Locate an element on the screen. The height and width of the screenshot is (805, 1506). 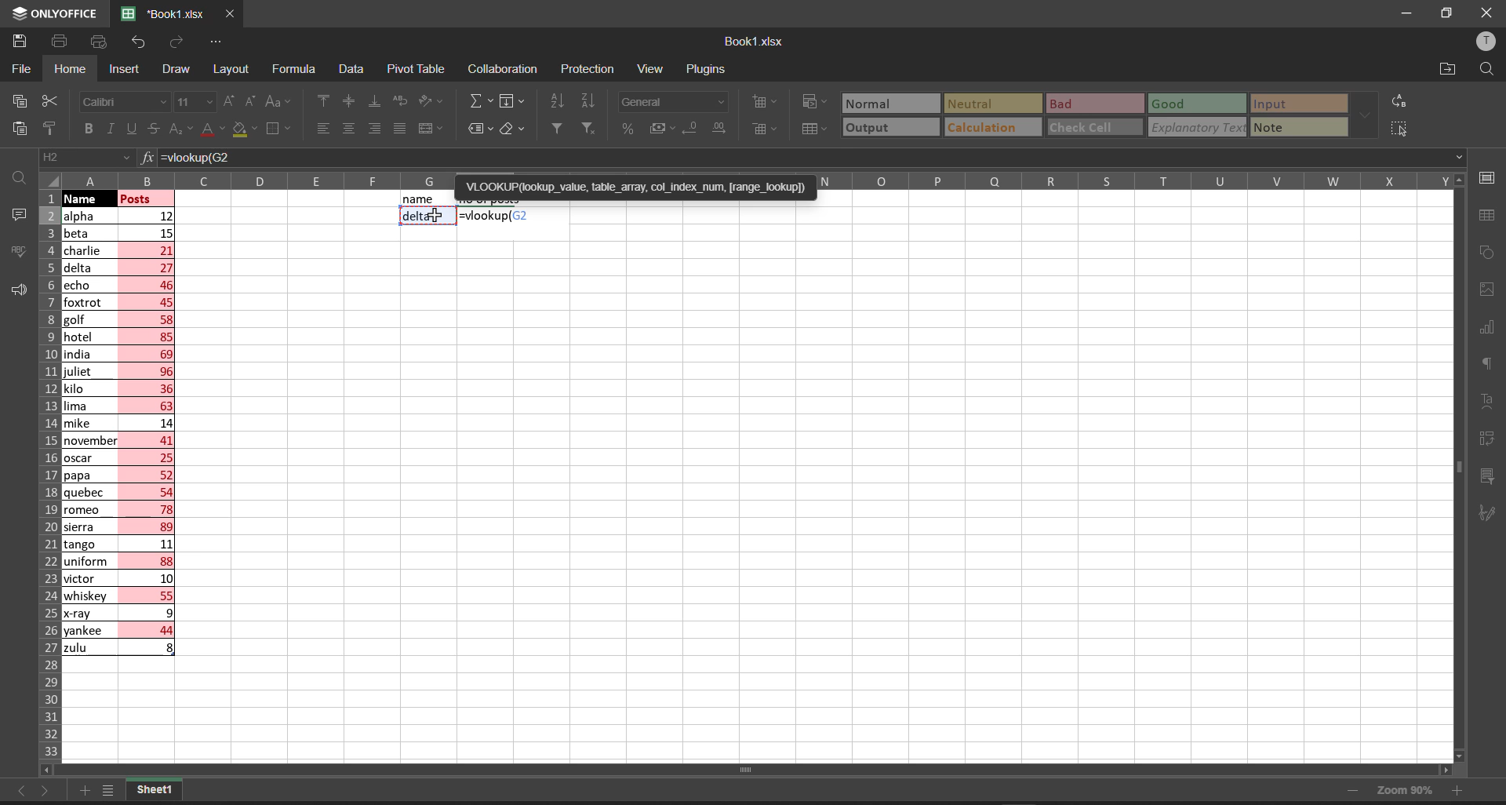
input is located at coordinates (1278, 102).